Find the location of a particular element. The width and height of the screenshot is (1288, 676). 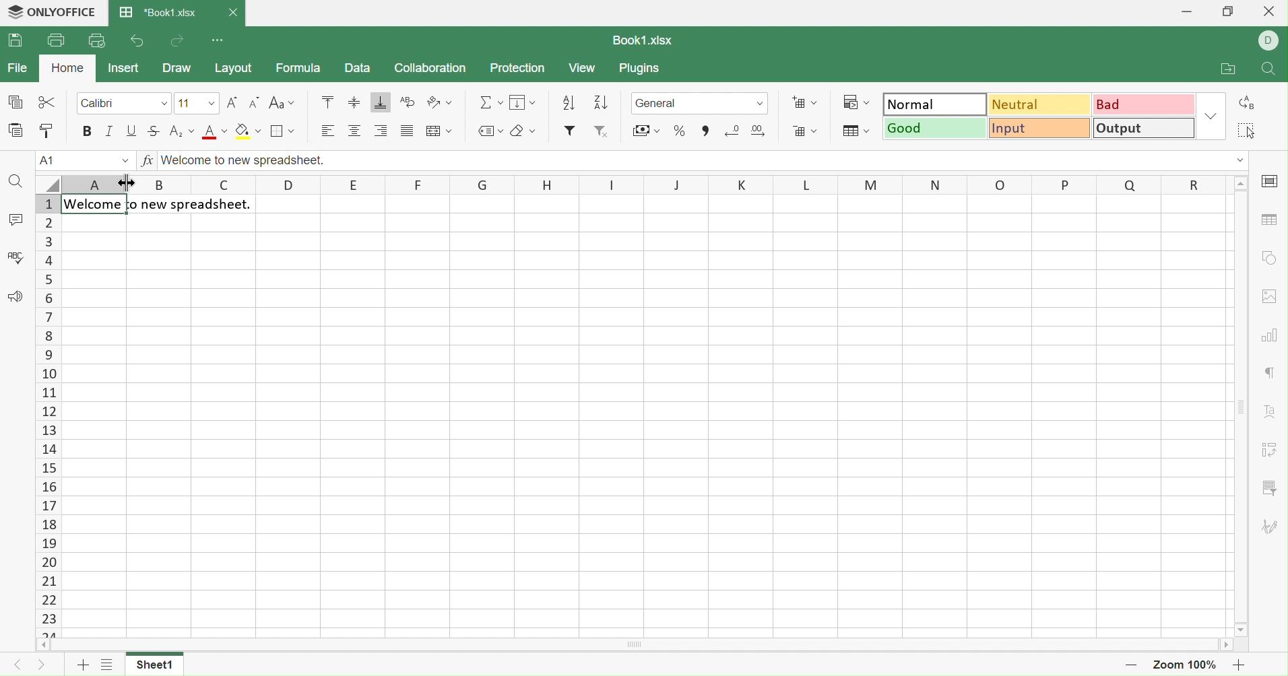

Output is located at coordinates (1146, 127).